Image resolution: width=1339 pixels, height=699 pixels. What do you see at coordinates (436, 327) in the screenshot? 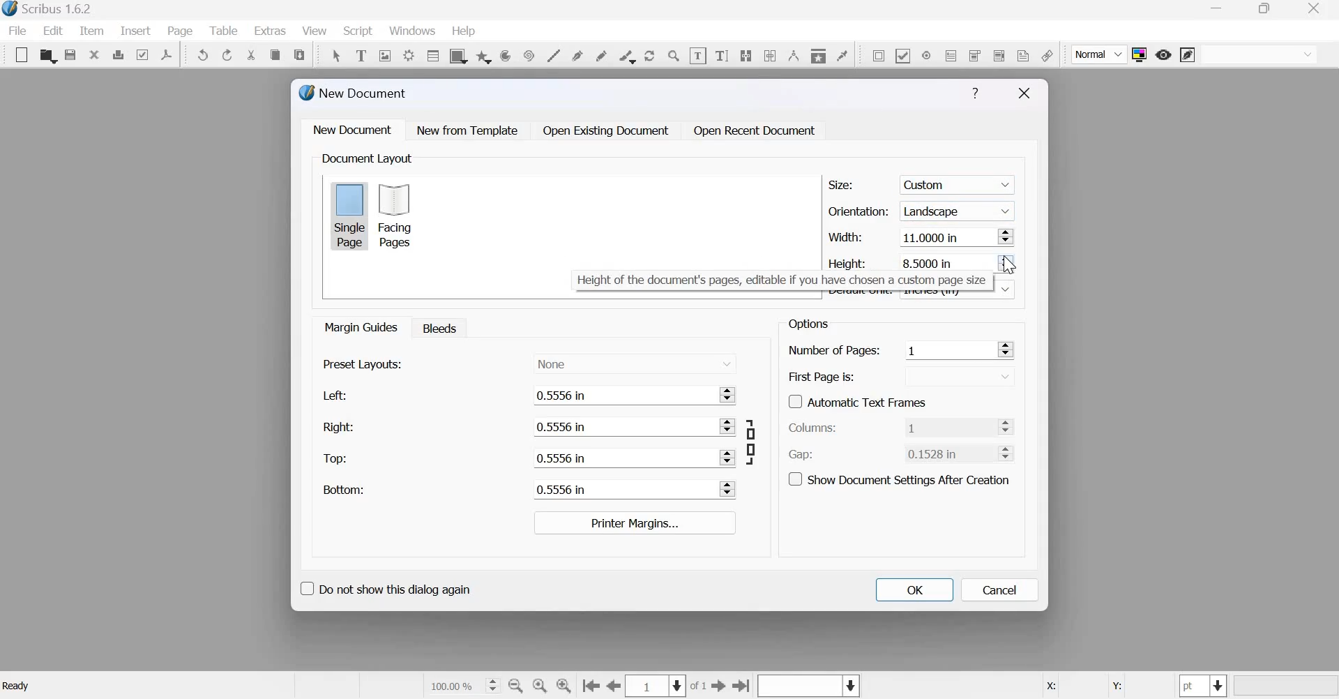
I see `Bleeds` at bounding box center [436, 327].